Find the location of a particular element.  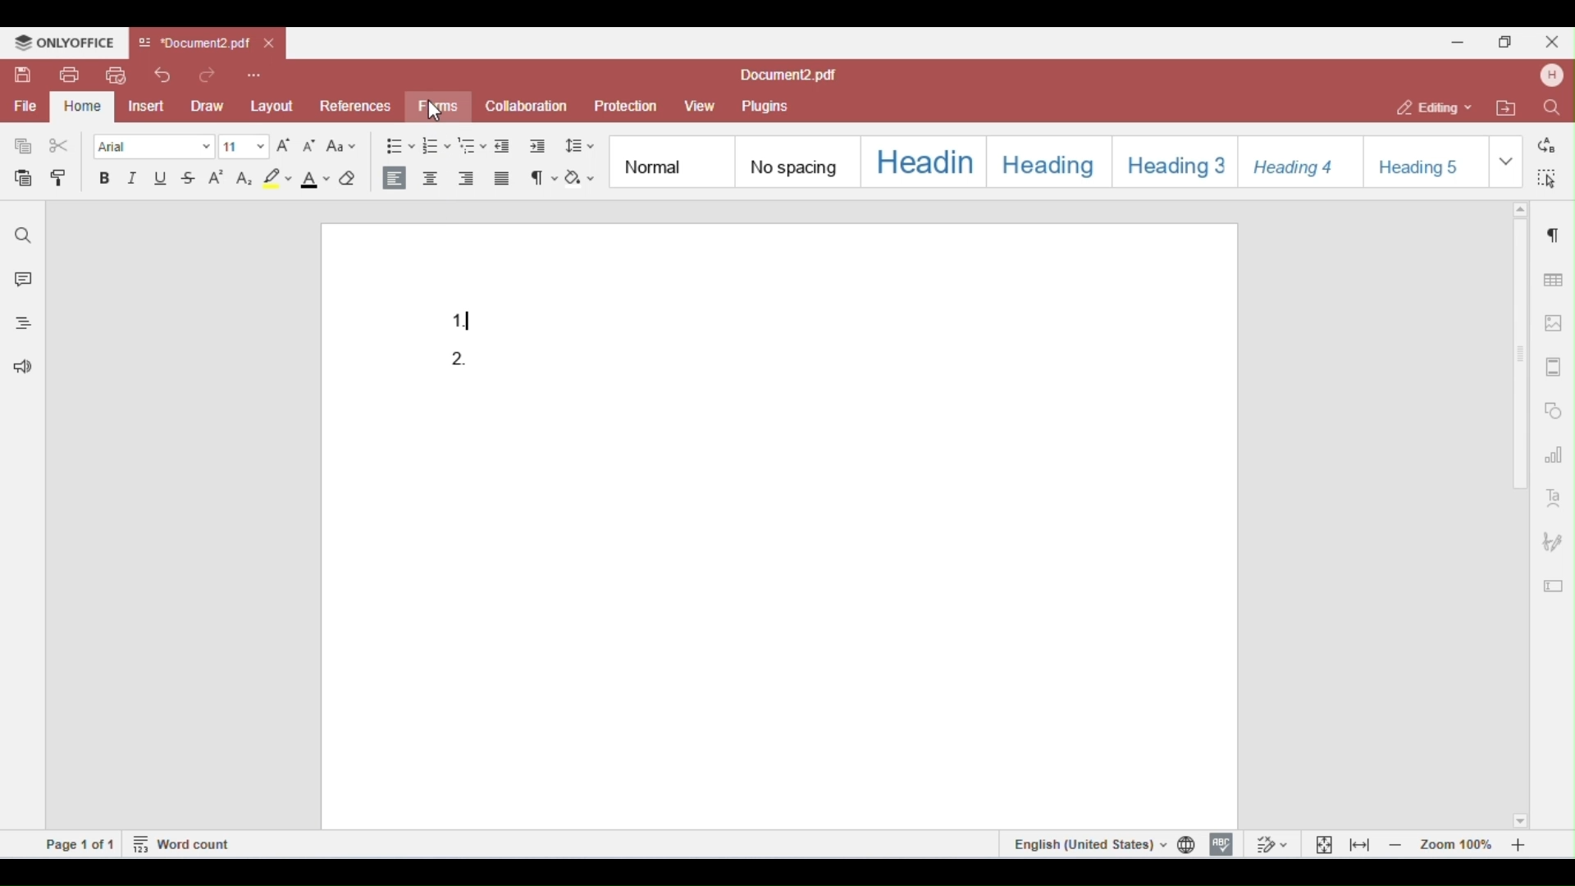

zoom is located at coordinates (1462, 843).